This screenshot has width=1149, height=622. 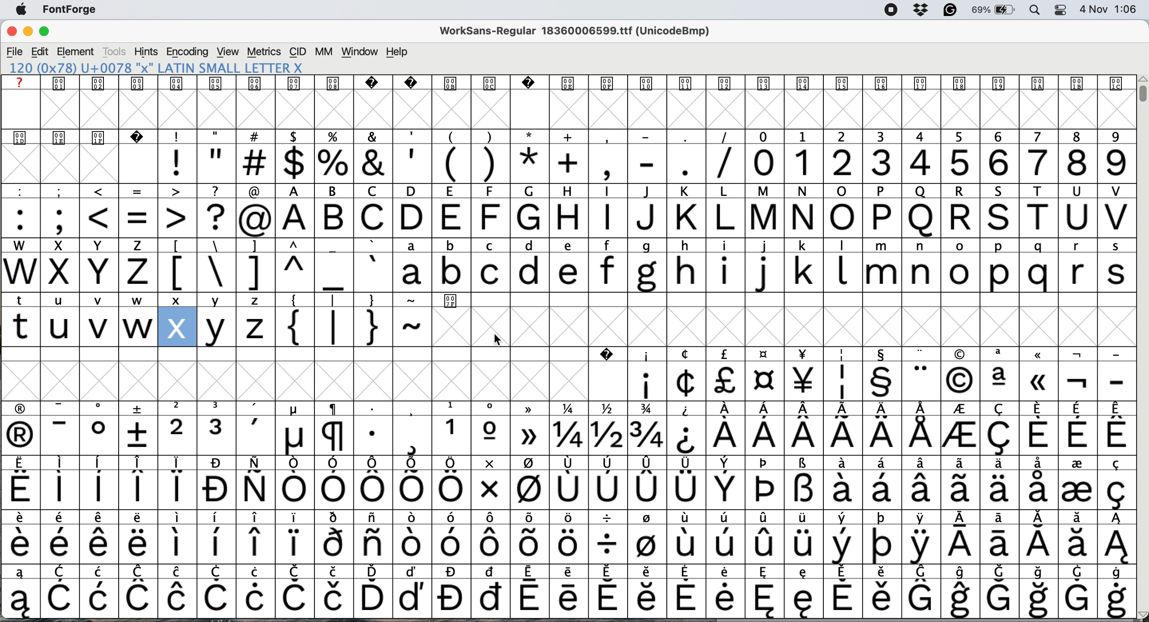 What do you see at coordinates (825, 328) in the screenshot?
I see `glyph grid` at bounding box center [825, 328].